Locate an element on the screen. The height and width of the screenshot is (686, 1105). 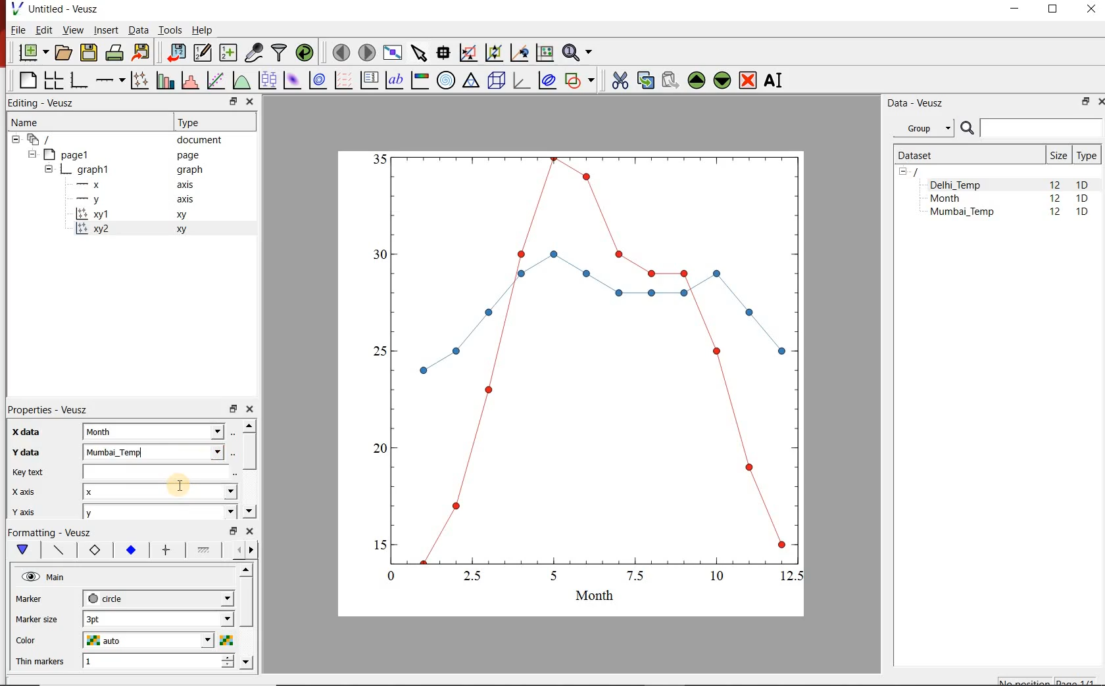
plot key is located at coordinates (368, 81).